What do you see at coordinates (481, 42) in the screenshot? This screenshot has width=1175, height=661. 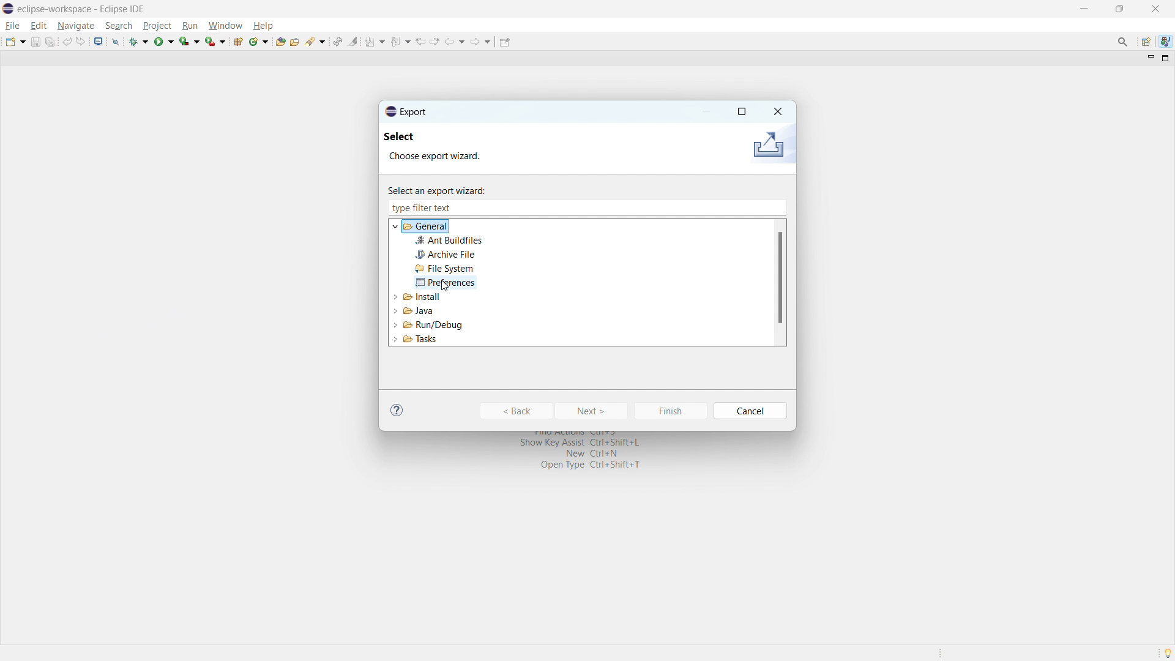 I see `forward` at bounding box center [481, 42].